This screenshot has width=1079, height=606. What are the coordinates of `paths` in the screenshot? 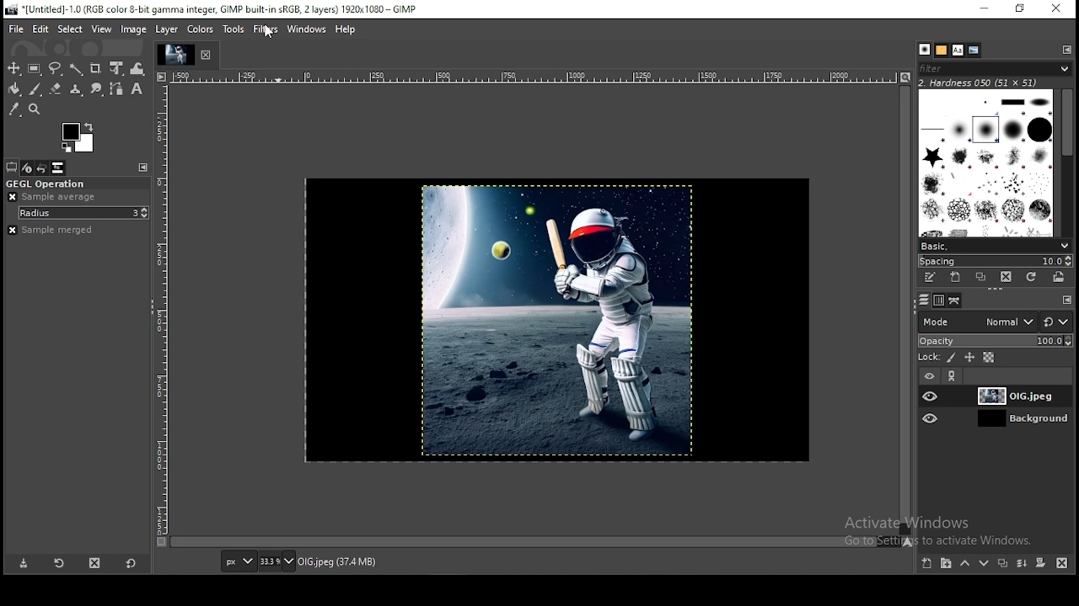 It's located at (954, 300).